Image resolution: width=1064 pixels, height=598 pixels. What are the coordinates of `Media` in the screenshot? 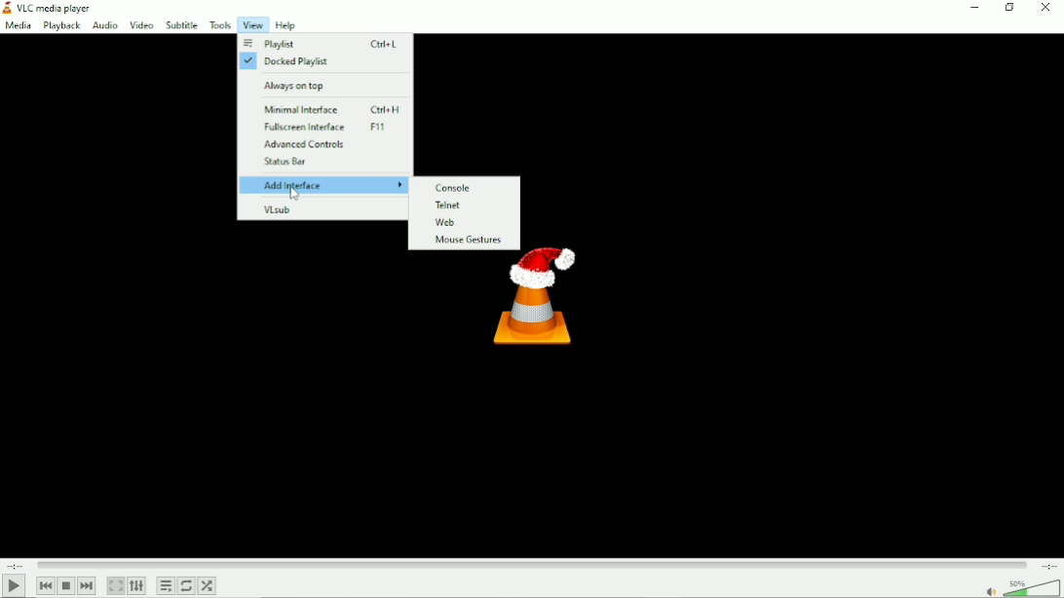 It's located at (19, 25).